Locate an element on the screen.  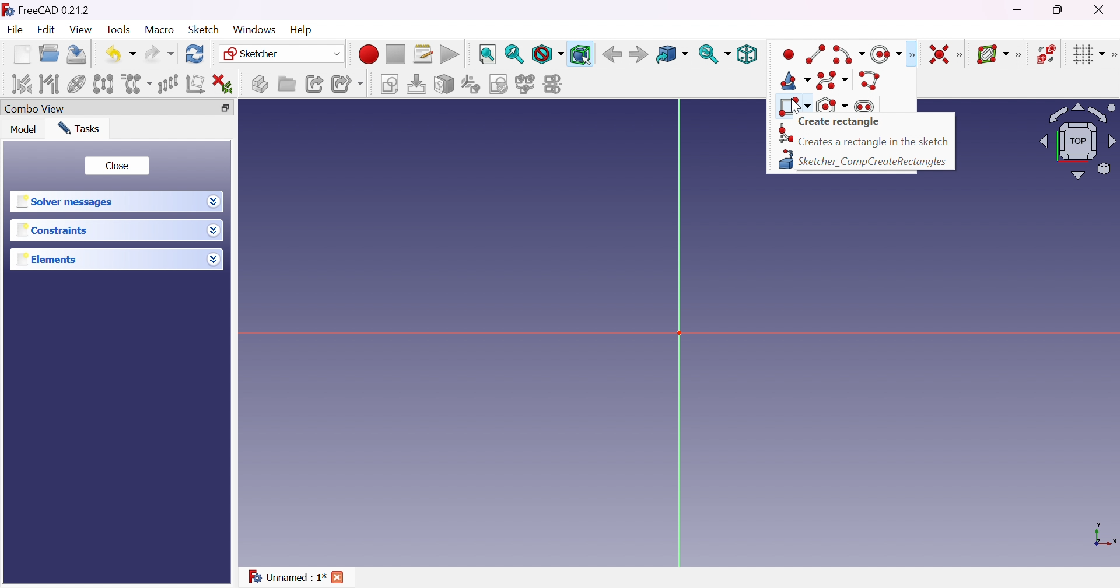
Macro is located at coordinates (159, 31).